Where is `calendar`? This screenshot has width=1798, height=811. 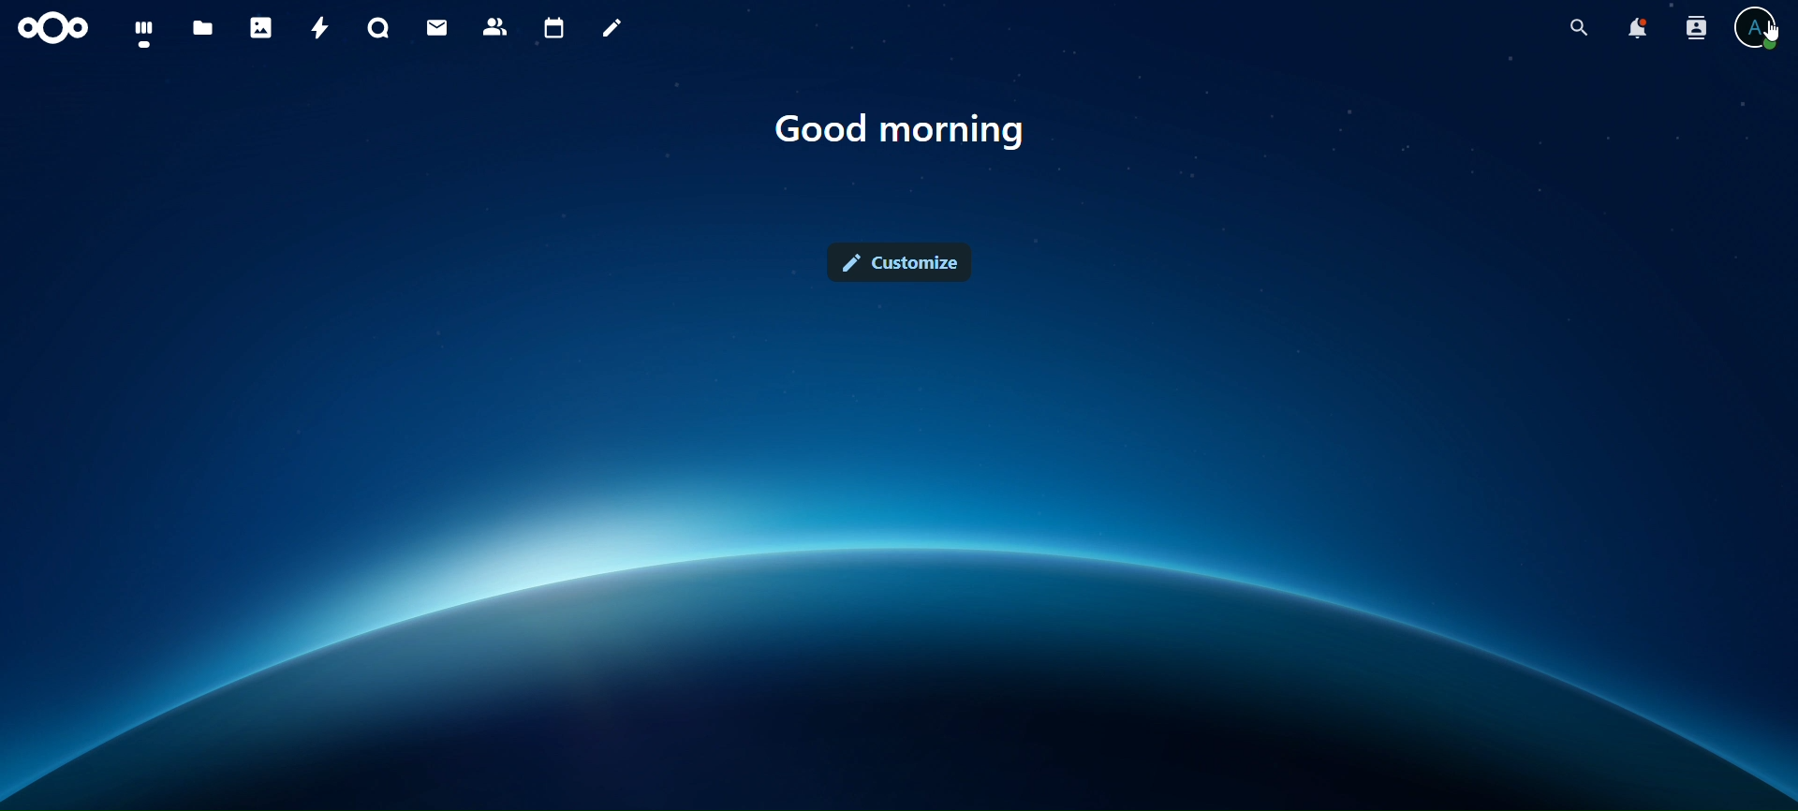 calendar is located at coordinates (554, 26).